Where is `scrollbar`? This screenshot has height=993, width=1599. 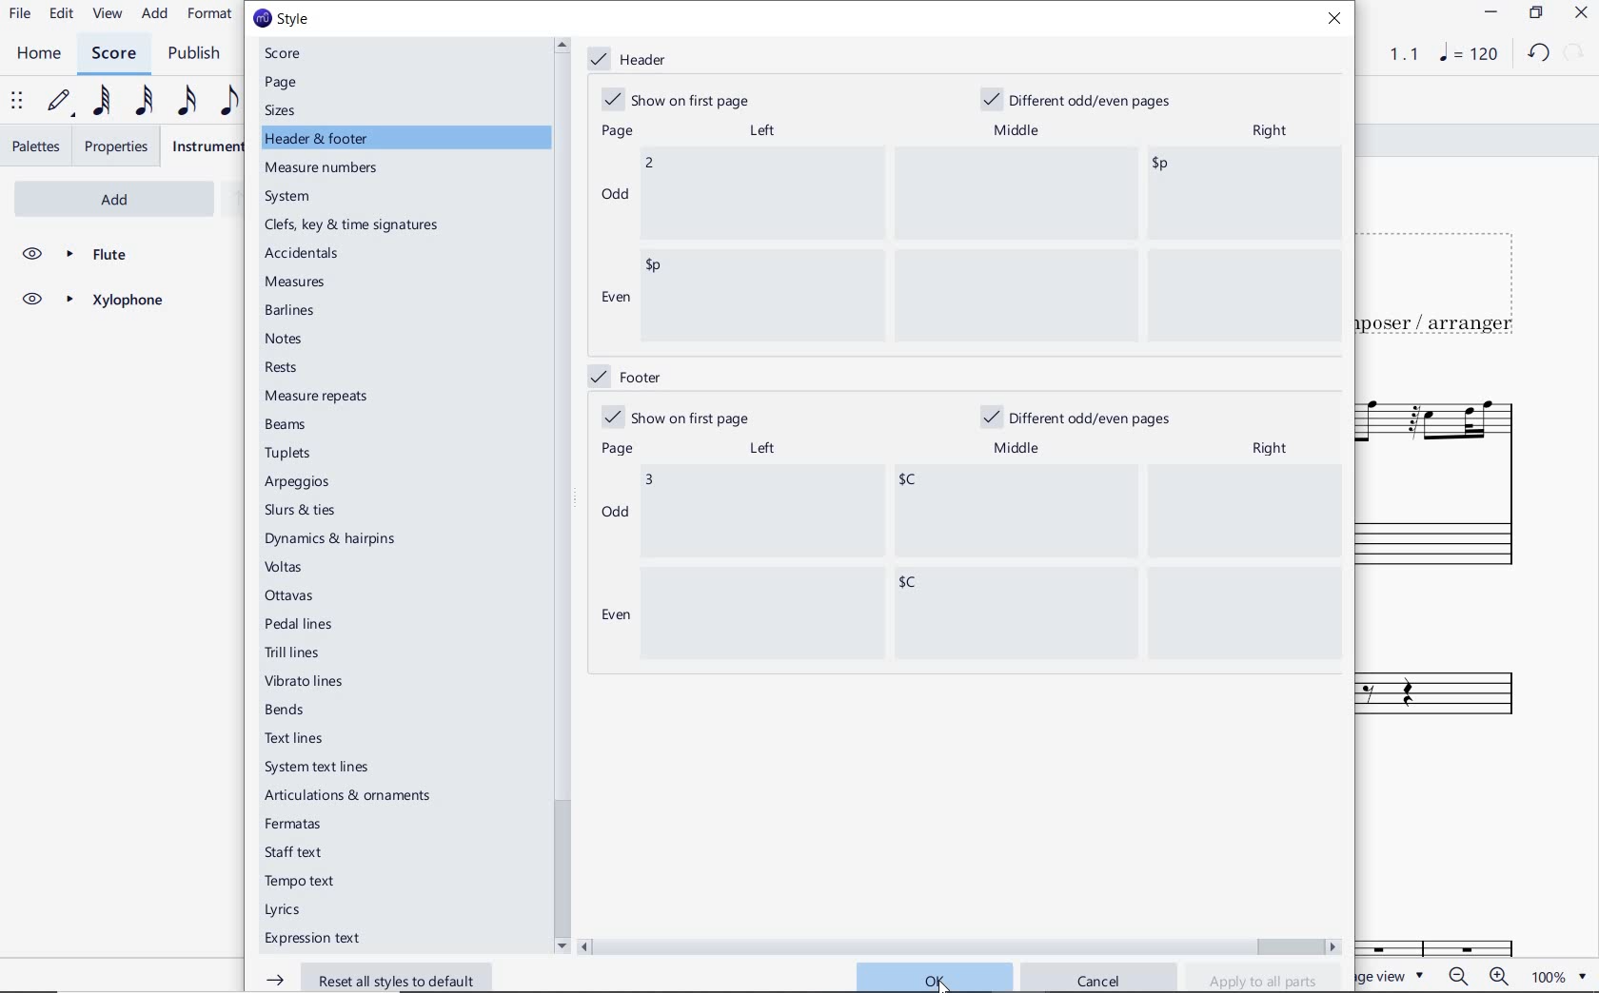
scrollbar is located at coordinates (960, 944).